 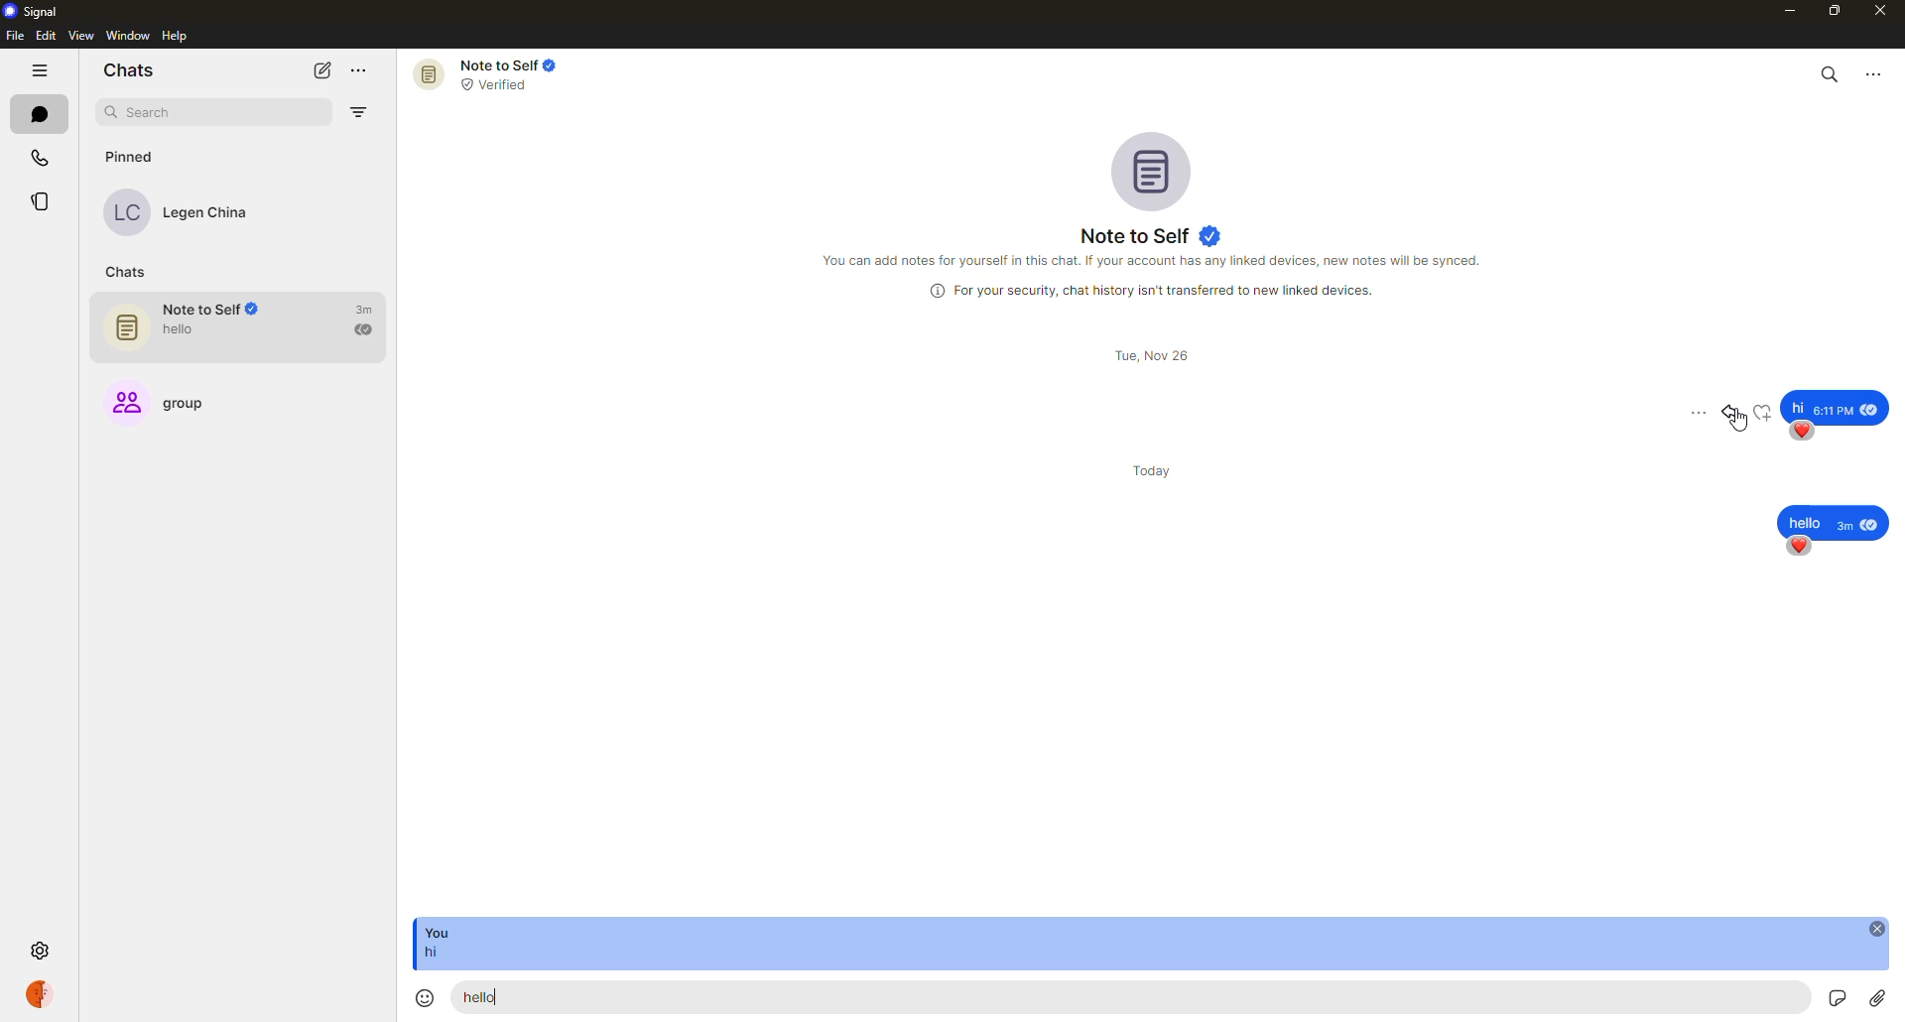 What do you see at coordinates (1744, 428) in the screenshot?
I see `cursor` at bounding box center [1744, 428].